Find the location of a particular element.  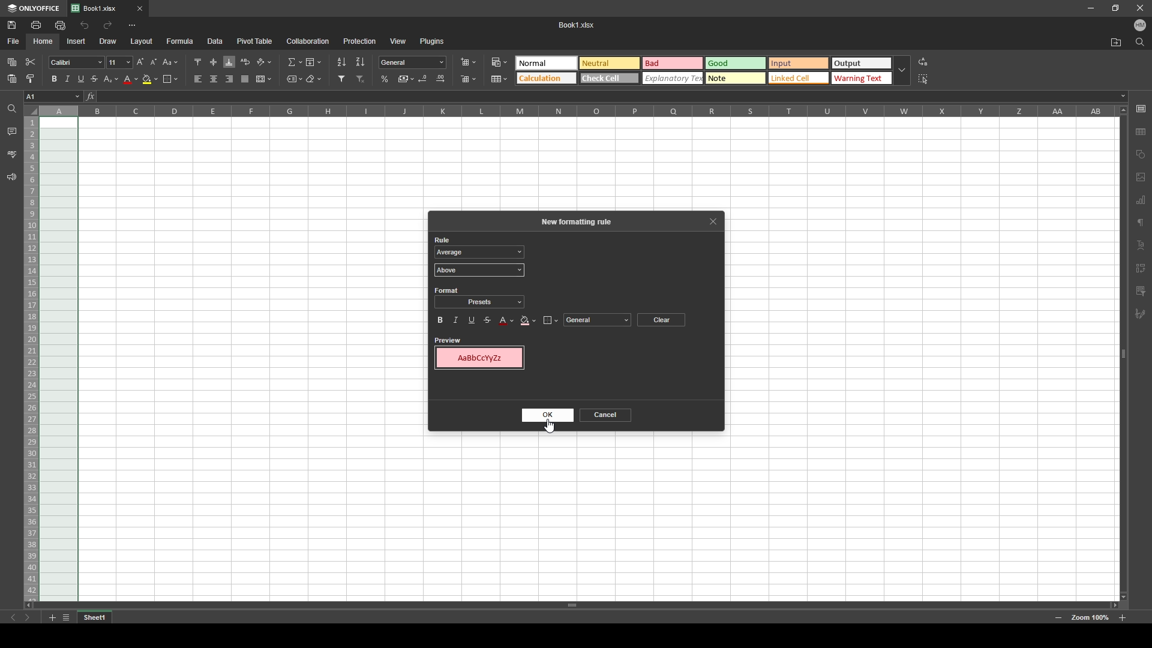

theme selection is located at coordinates (702, 71).